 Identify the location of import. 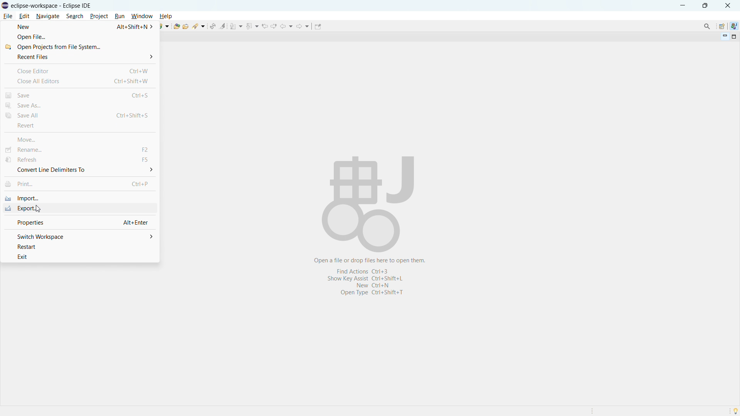
(80, 198).